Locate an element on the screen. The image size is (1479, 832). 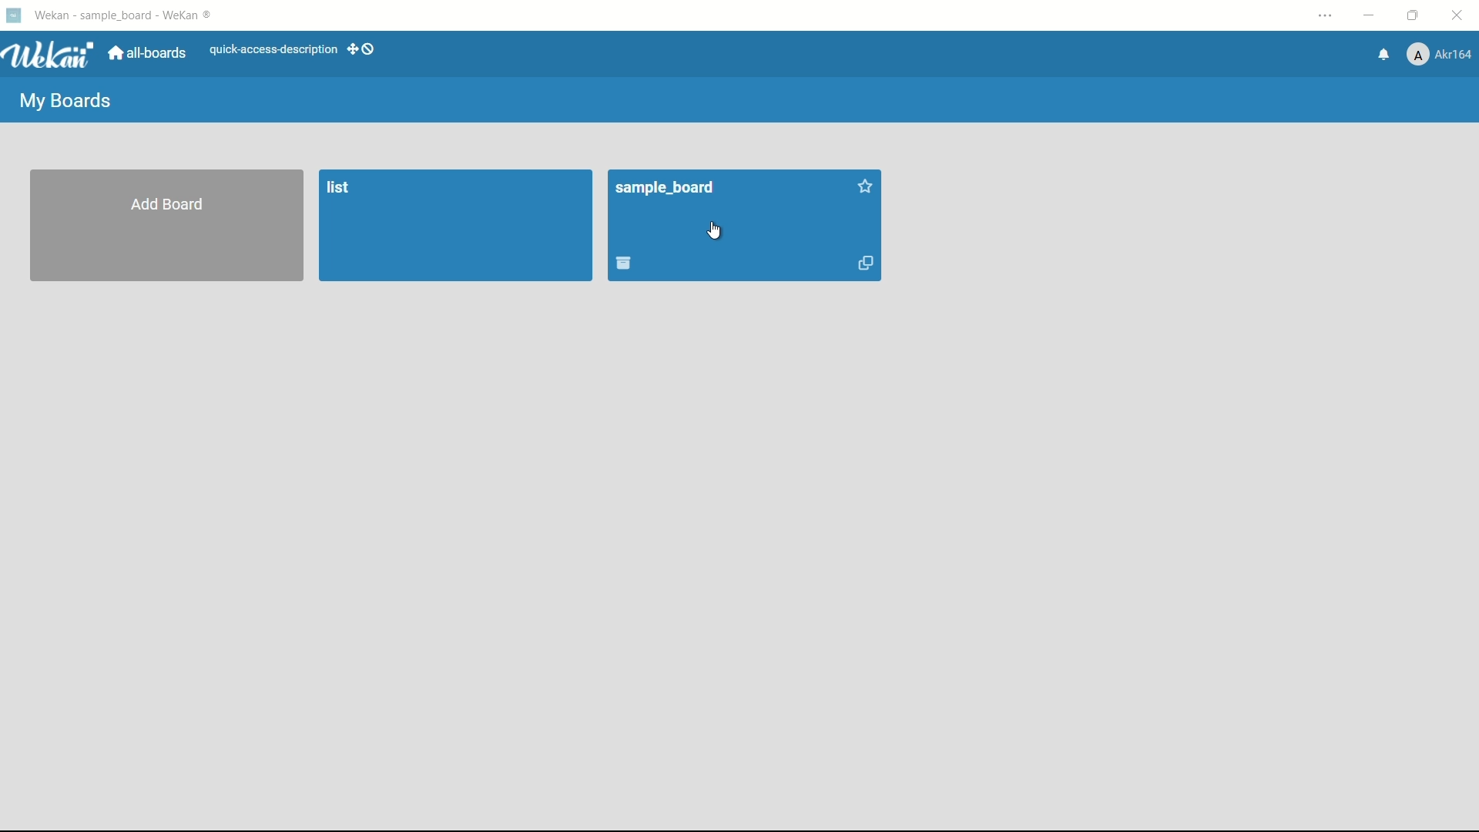
Wekan logo is located at coordinates (50, 56).